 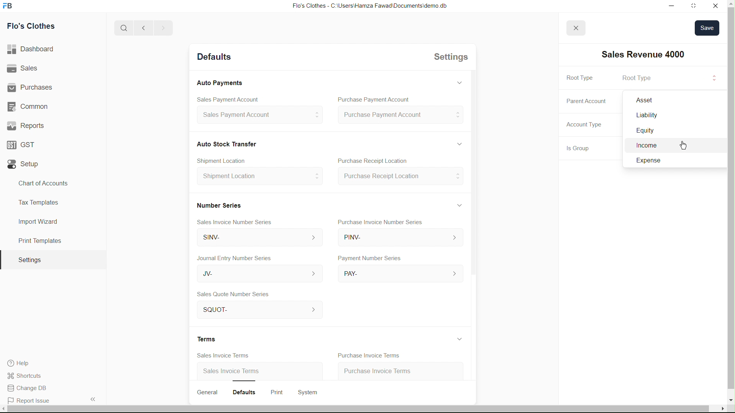 I want to click on PINV-, so click(x=403, y=239).